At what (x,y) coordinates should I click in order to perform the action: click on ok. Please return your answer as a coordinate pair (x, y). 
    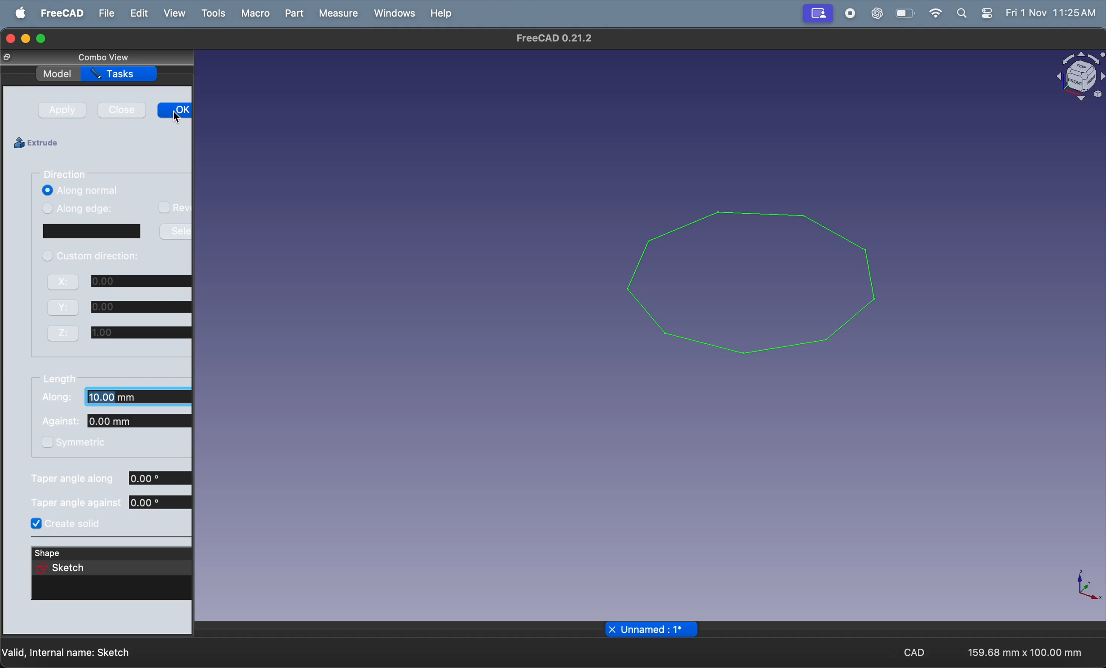
    Looking at the image, I should click on (179, 112).